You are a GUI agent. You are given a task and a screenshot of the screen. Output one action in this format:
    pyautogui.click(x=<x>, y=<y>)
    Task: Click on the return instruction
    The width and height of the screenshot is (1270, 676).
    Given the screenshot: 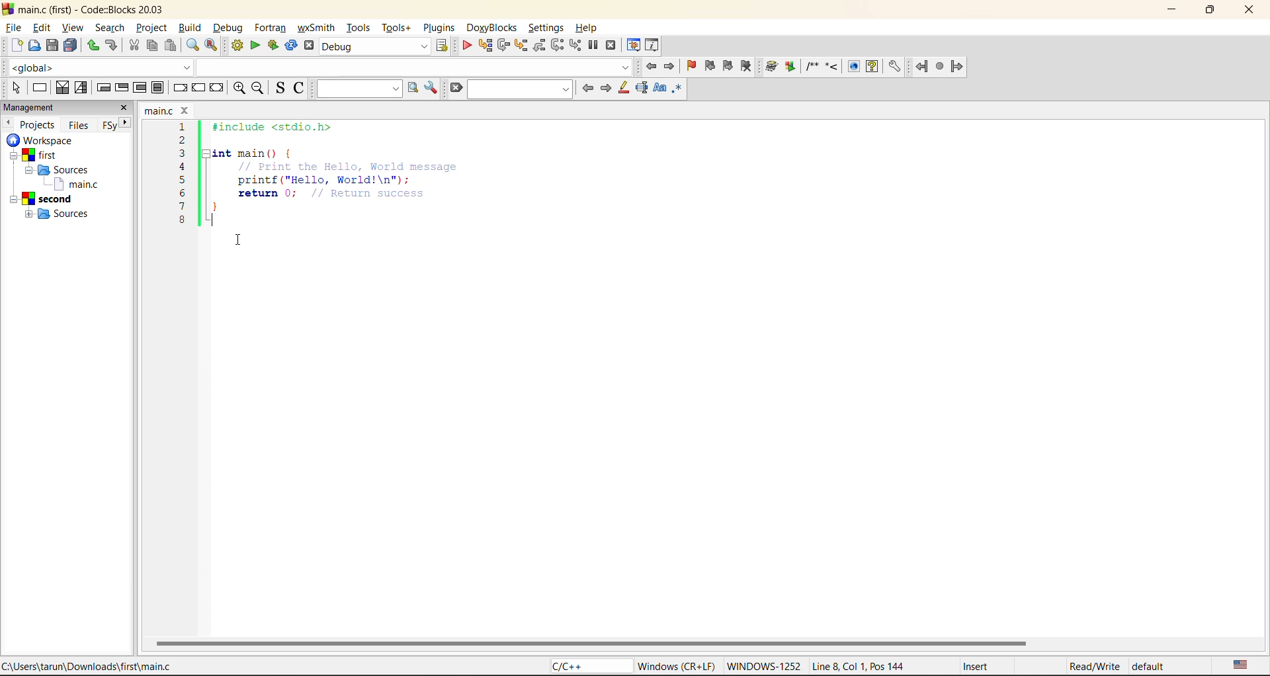 What is the action you would take?
    pyautogui.click(x=218, y=87)
    